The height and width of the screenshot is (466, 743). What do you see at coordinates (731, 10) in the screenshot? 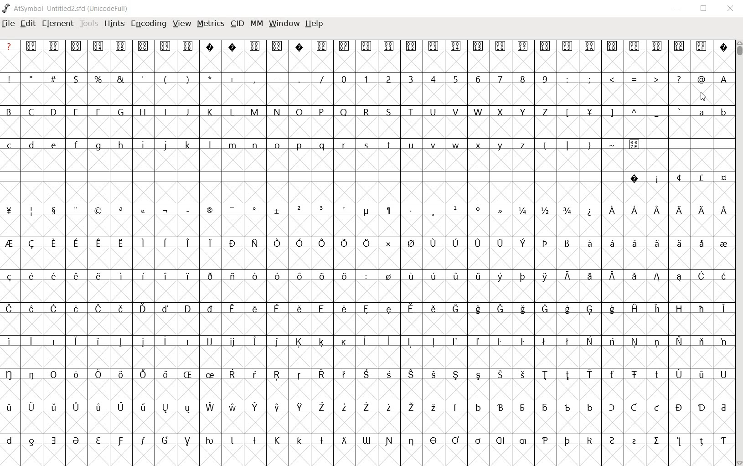
I see `CLOSE` at bounding box center [731, 10].